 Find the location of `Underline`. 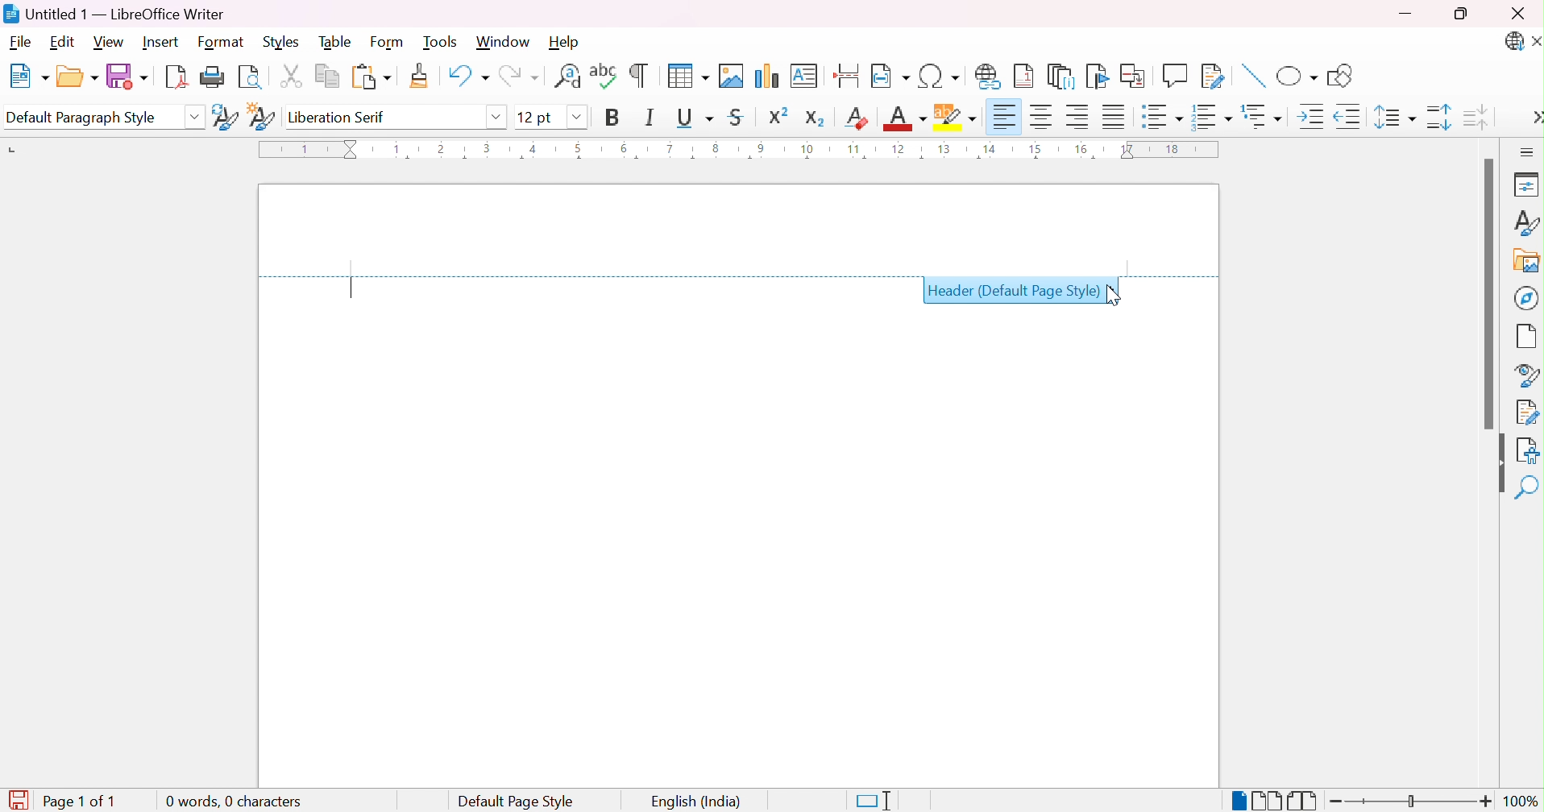

Underline is located at coordinates (695, 118).